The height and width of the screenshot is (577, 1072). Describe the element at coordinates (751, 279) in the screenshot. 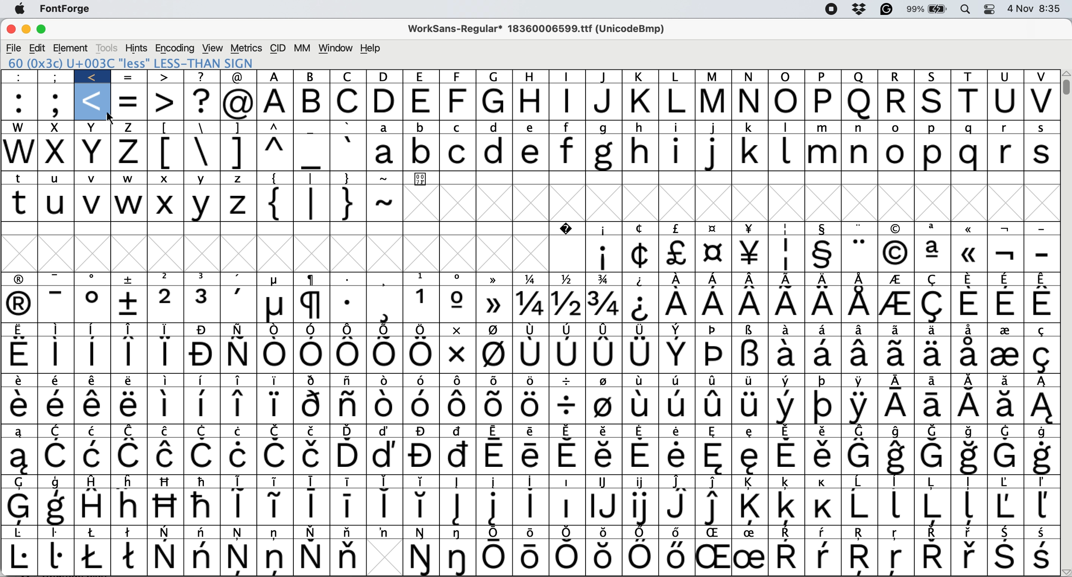

I see `Symbol` at that location.